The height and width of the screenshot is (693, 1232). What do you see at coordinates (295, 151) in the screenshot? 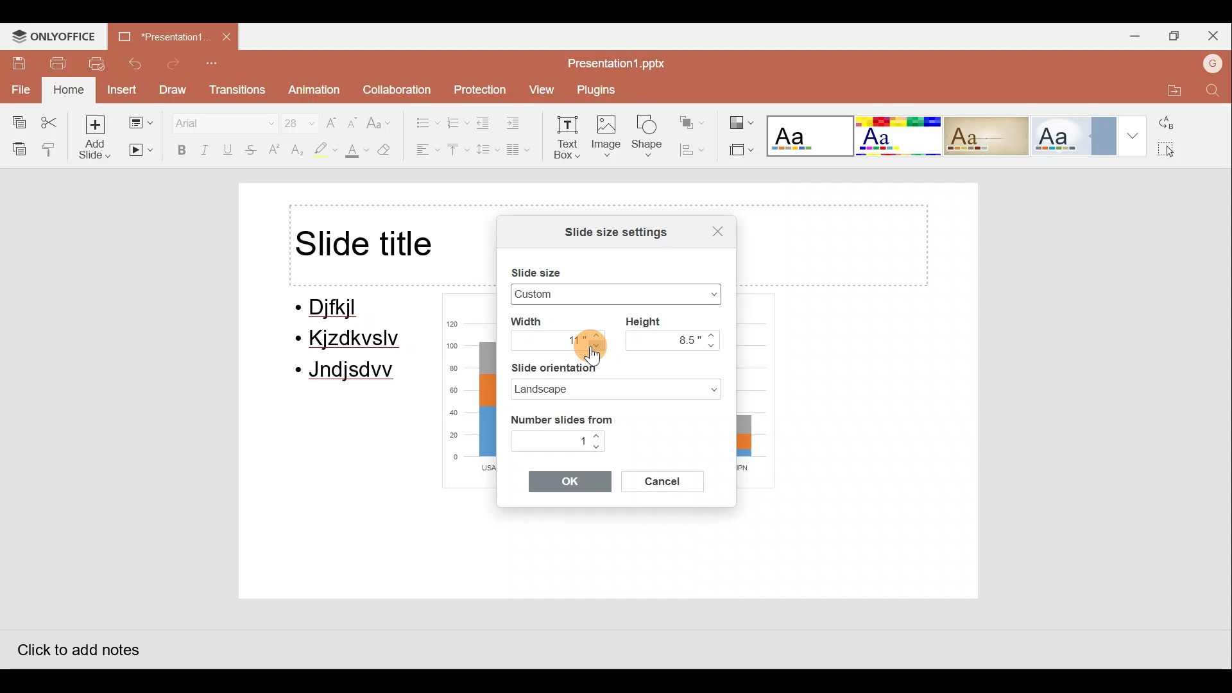
I see `Subscript` at bounding box center [295, 151].